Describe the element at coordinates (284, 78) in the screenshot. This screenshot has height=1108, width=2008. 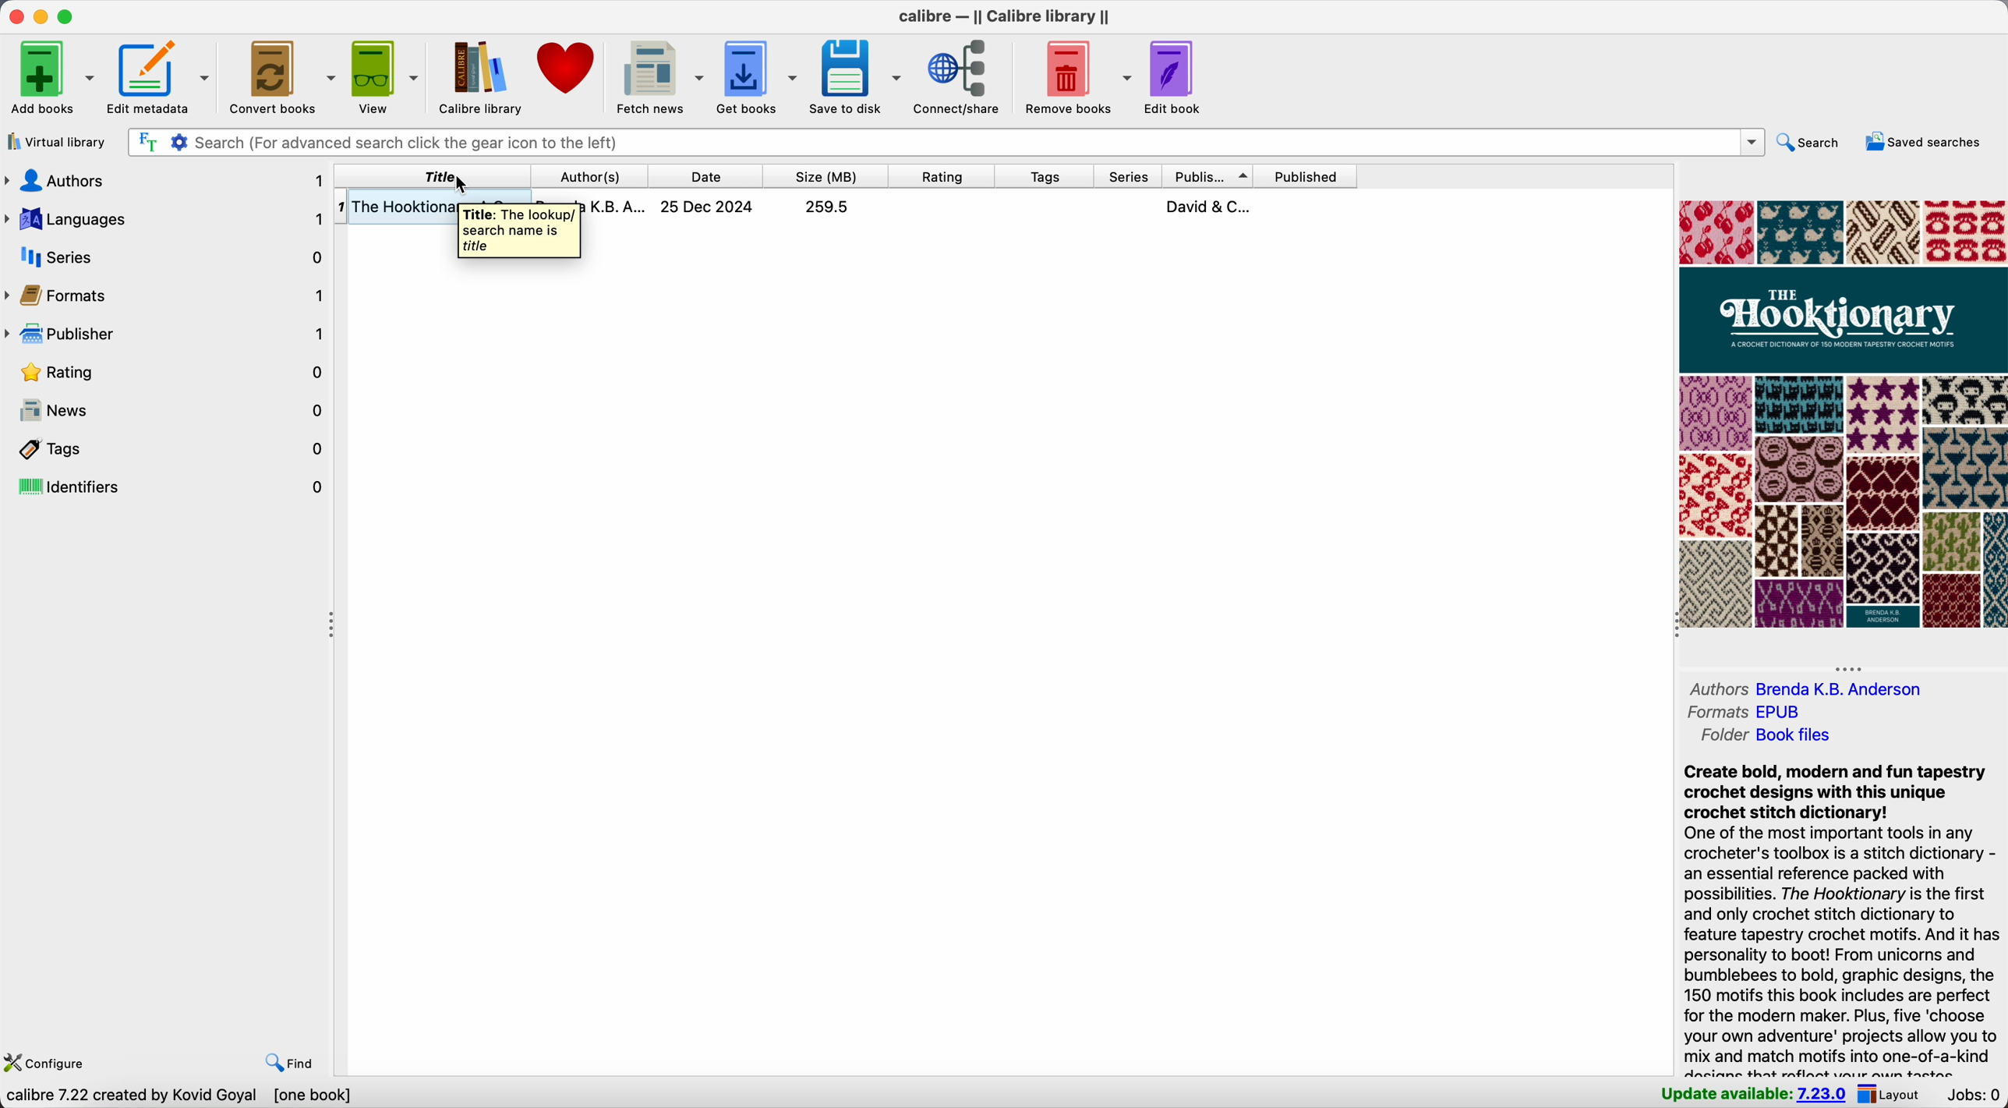
I see `convert. books` at that location.